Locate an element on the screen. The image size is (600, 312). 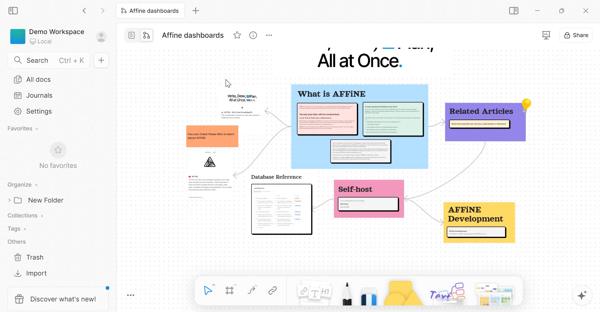
Import is located at coordinates (31, 273).